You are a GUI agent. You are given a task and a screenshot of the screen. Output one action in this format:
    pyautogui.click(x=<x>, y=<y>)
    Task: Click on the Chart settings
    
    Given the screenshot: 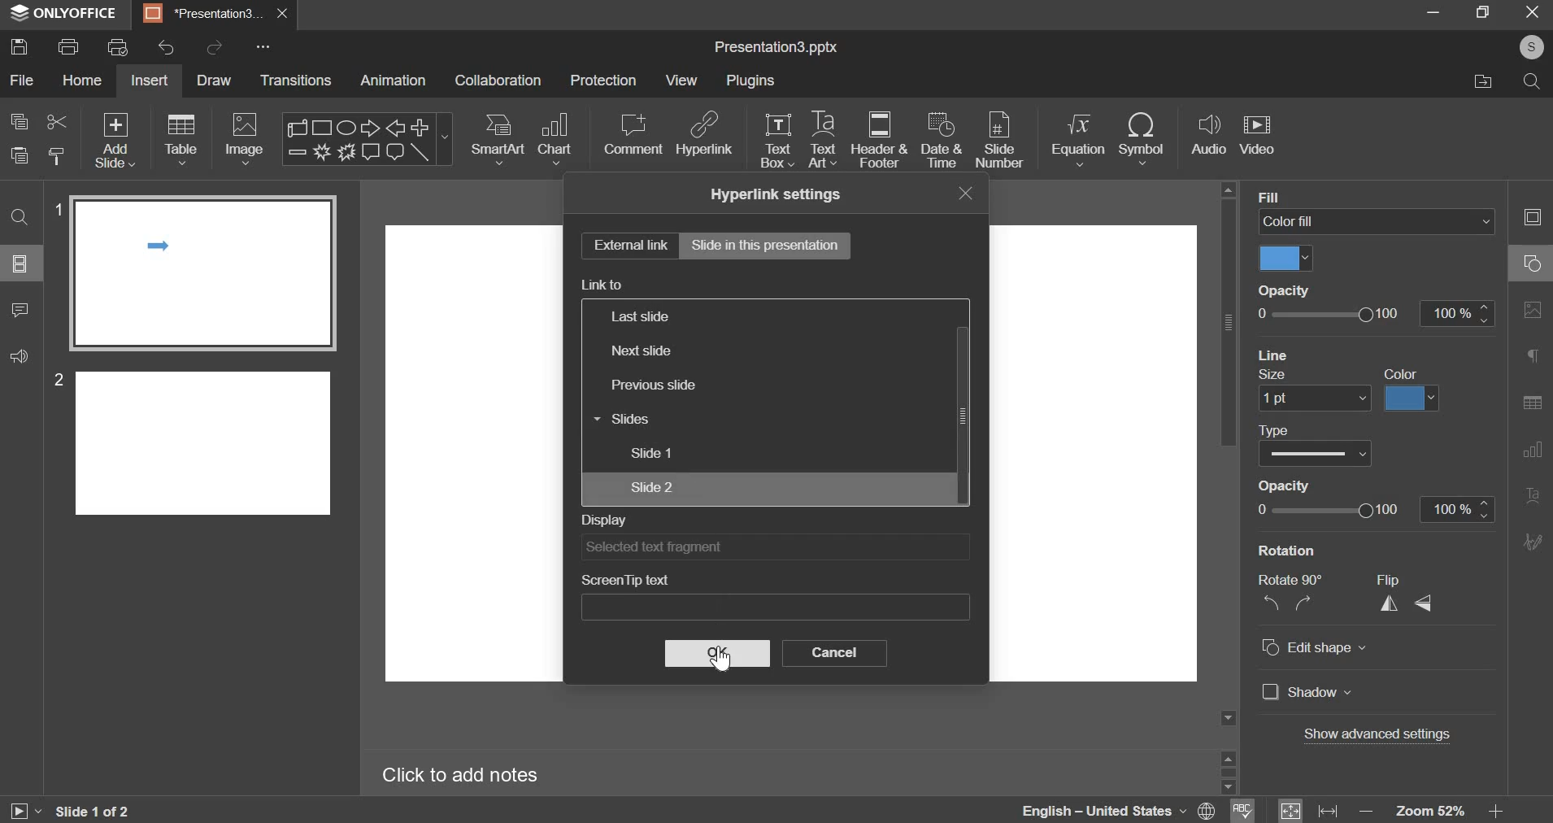 What is the action you would take?
    pyautogui.click(x=1533, y=451)
    